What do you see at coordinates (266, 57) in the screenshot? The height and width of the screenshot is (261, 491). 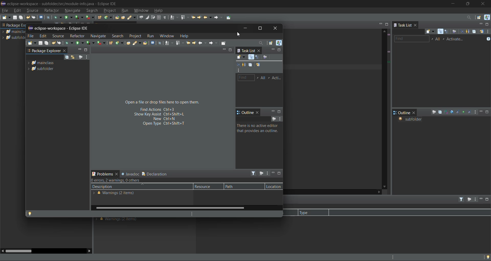 I see `focus on workweek` at bounding box center [266, 57].